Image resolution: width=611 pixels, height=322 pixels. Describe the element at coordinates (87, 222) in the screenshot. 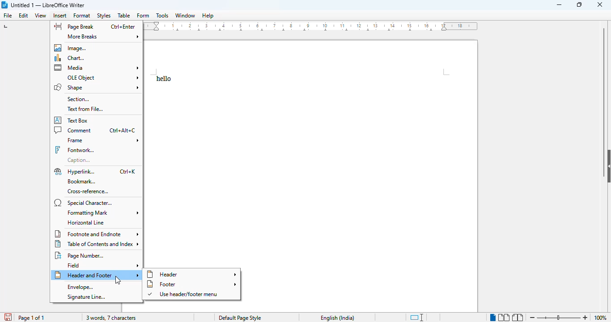

I see `horizontal line` at that location.